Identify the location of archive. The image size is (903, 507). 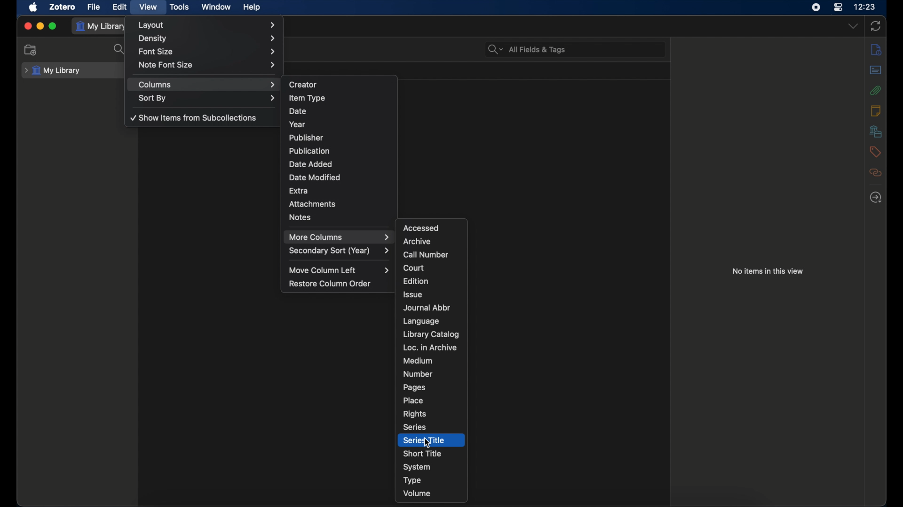
(418, 242).